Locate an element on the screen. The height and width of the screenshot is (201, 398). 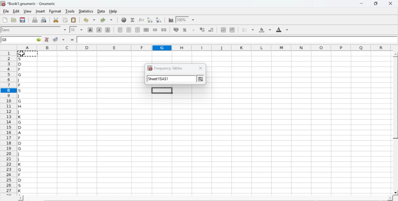
close is located at coordinates (390, 3).